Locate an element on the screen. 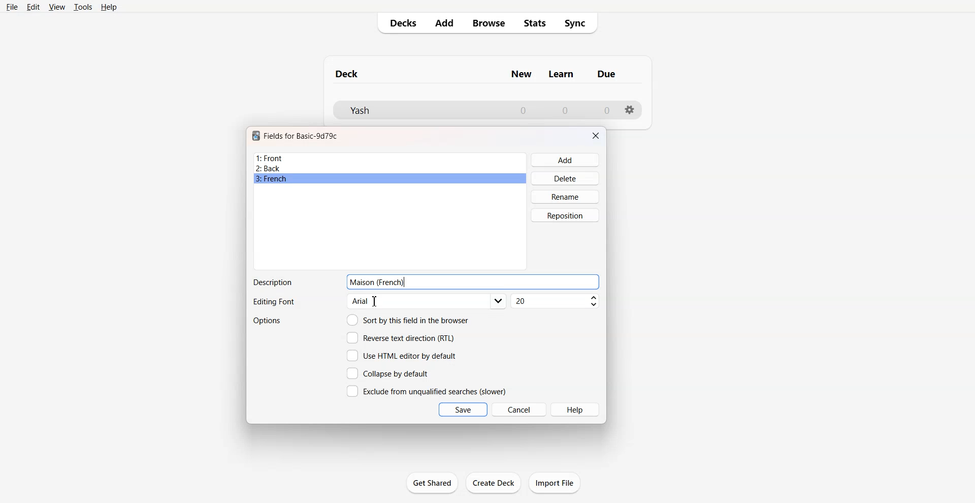  Decks is located at coordinates (400, 23).